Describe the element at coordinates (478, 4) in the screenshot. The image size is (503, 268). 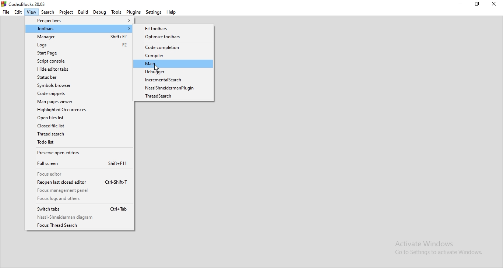
I see `Maximize` at that location.